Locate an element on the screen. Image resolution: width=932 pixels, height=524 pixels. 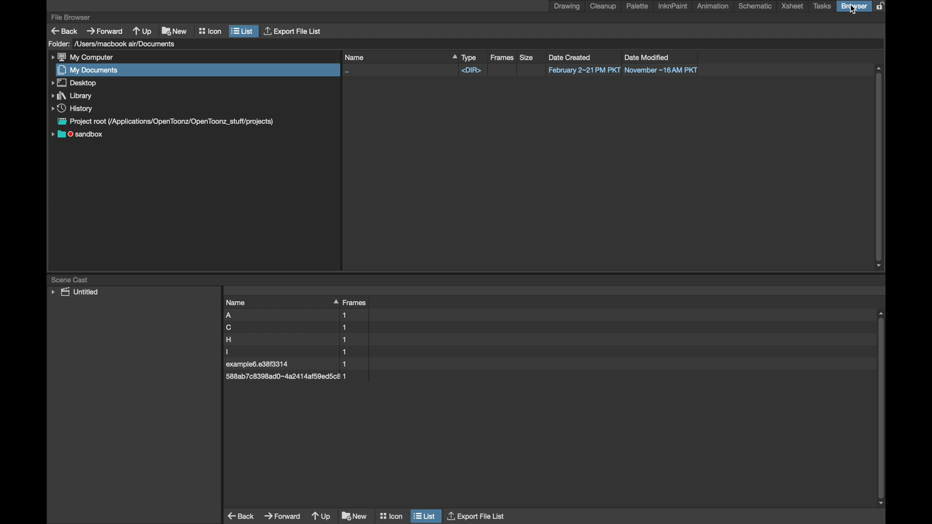
scroll box is located at coordinates (879, 167).